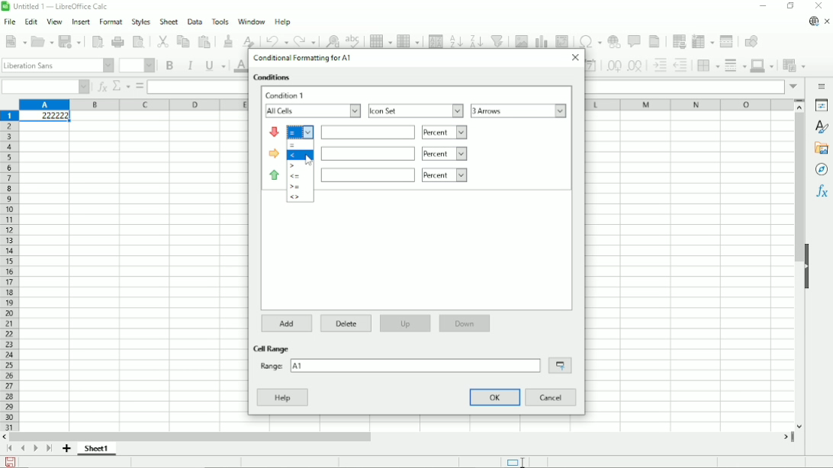  I want to click on 3 arrows, so click(519, 111).